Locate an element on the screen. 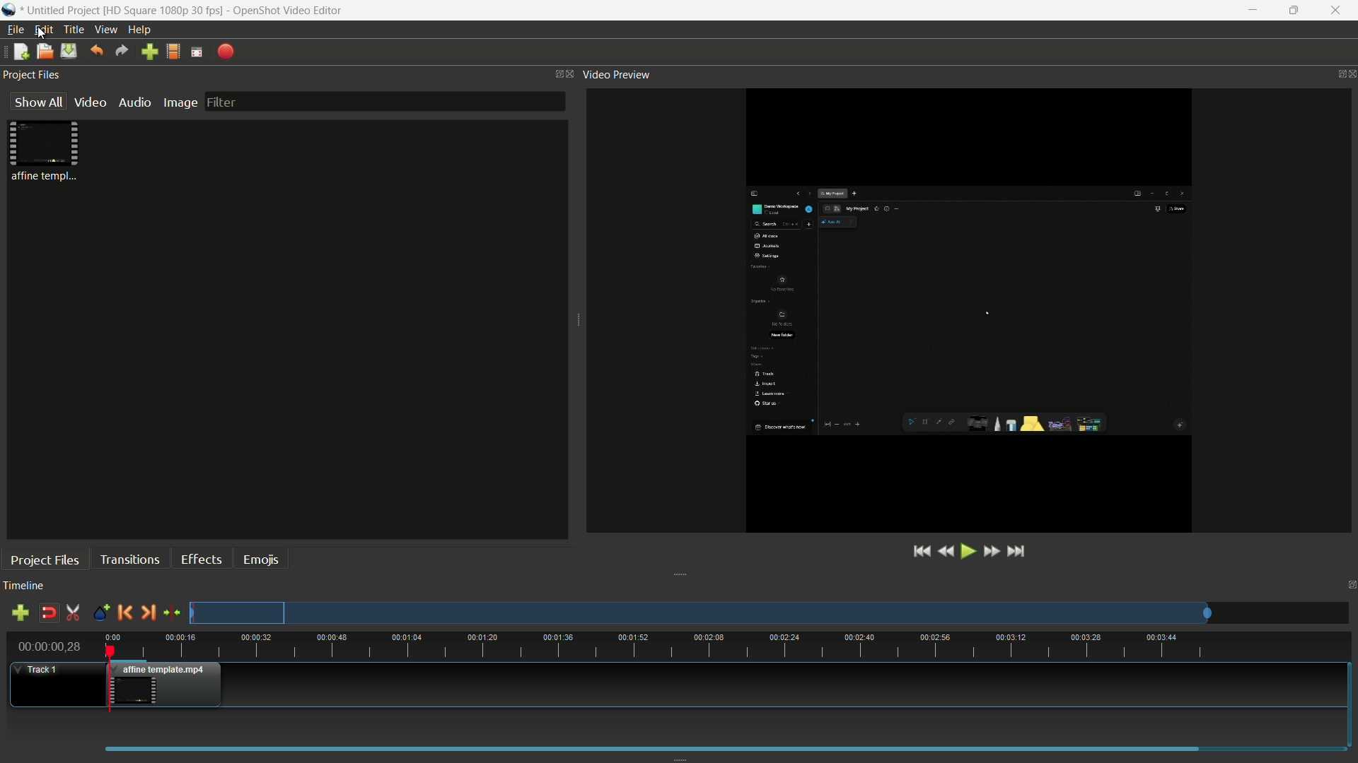 Image resolution: width=1358 pixels, height=763 pixels. add track is located at coordinates (20, 615).